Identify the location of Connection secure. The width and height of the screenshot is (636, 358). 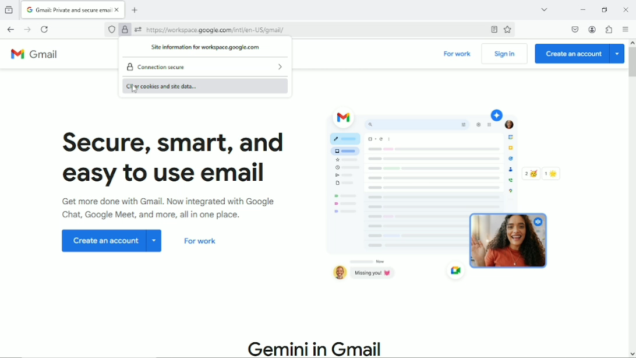
(159, 67).